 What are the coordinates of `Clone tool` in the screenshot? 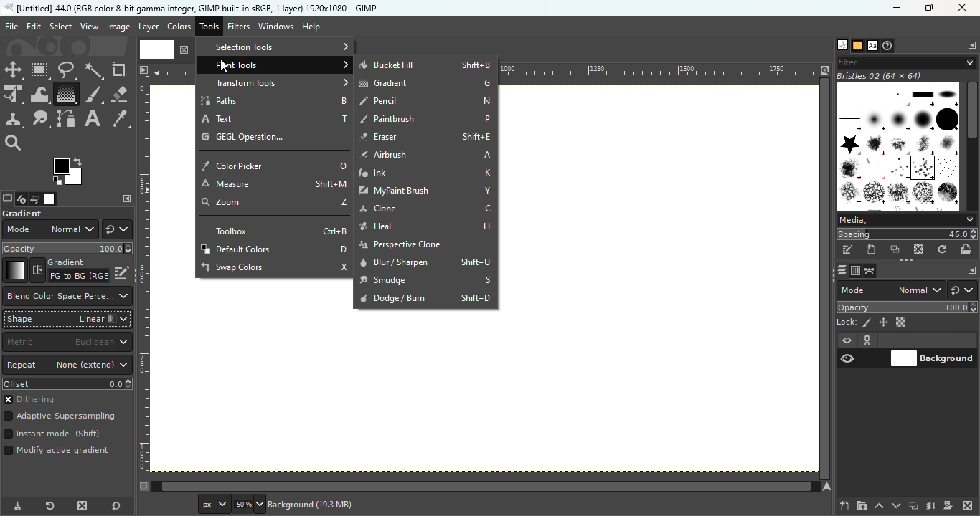 It's located at (14, 120).